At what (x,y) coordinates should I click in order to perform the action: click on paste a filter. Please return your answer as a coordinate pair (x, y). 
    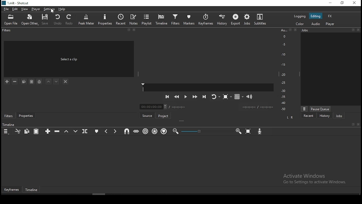
    Looking at the image, I should click on (32, 81).